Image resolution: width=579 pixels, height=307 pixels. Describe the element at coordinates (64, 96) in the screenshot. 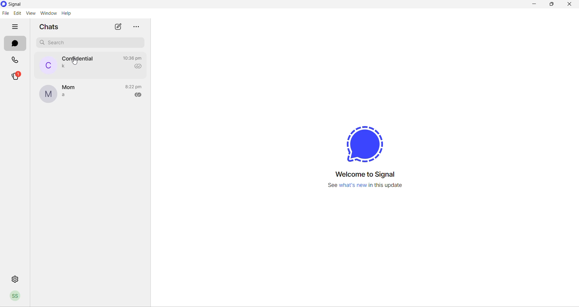

I see `last message` at that location.